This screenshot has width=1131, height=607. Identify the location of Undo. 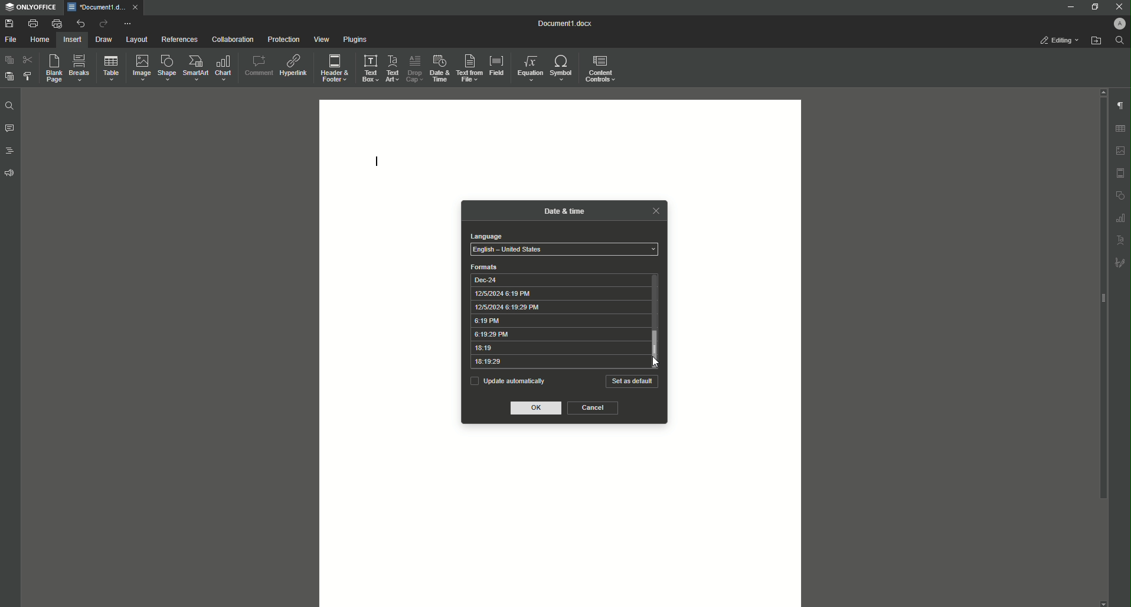
(79, 23).